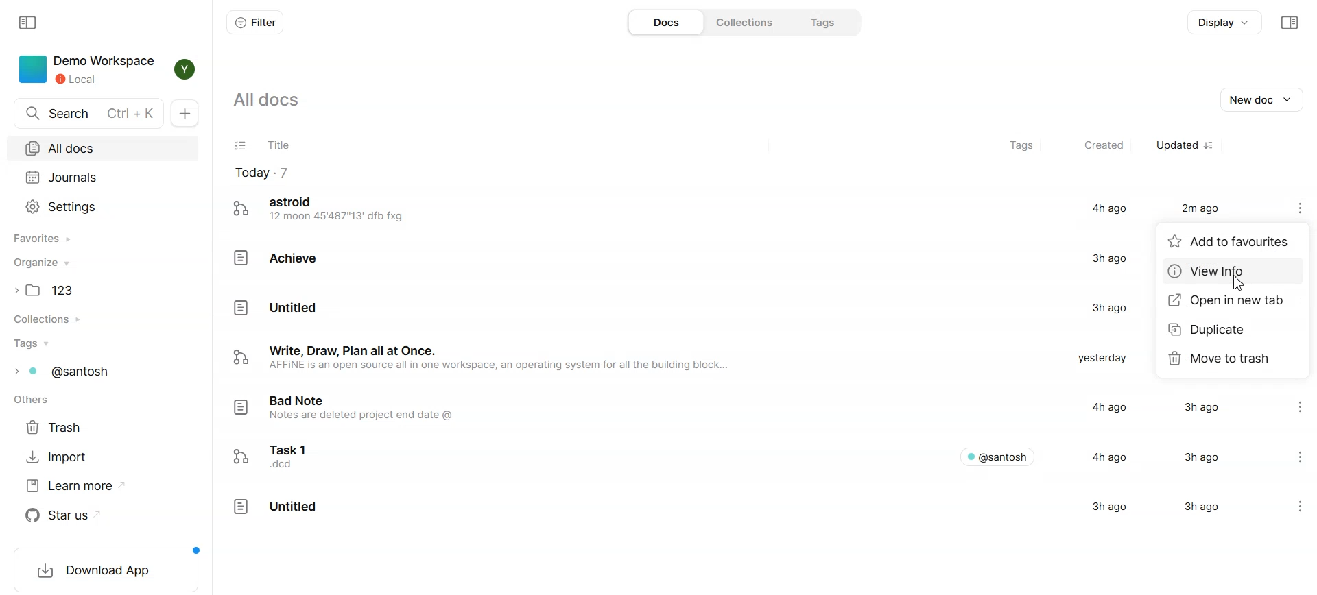 The width and height of the screenshot is (1317, 595). What do you see at coordinates (104, 206) in the screenshot?
I see `Settings` at bounding box center [104, 206].